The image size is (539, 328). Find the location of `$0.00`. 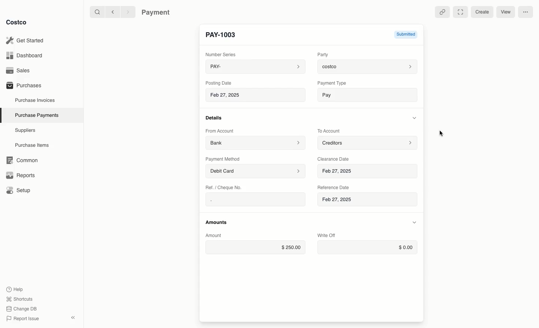

$0.00 is located at coordinates (365, 247).